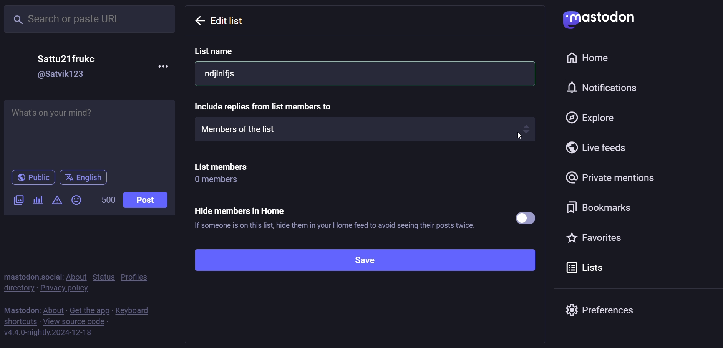  What do you see at coordinates (138, 276) in the screenshot?
I see `profiles` at bounding box center [138, 276].